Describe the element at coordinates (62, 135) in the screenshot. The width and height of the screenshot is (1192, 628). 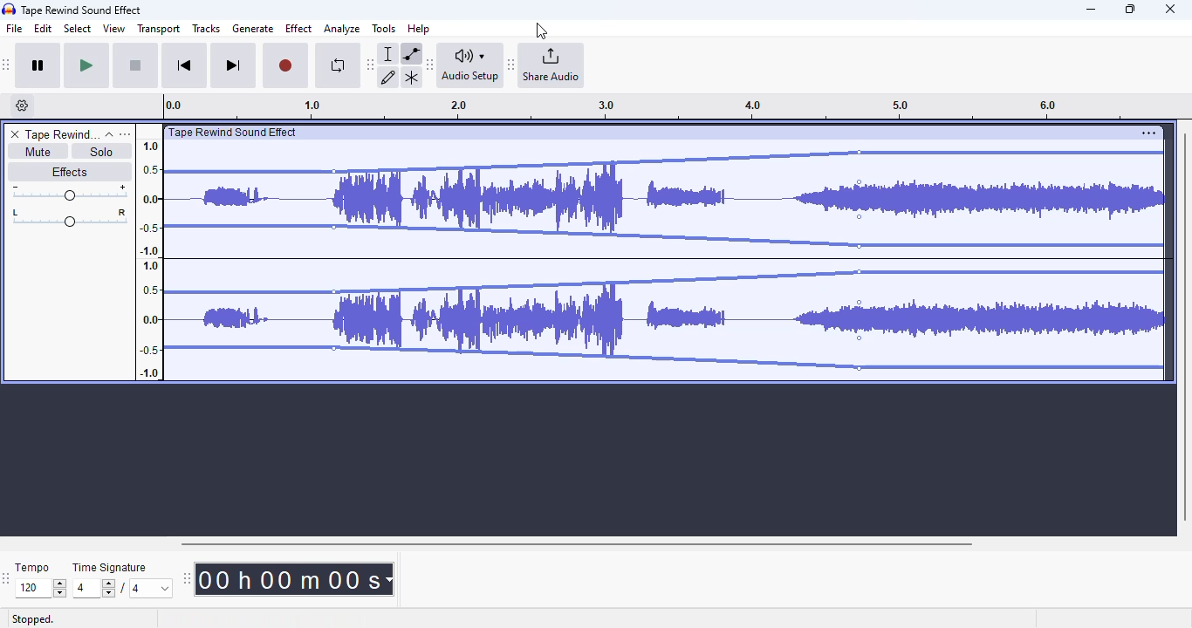
I see `track name` at that location.